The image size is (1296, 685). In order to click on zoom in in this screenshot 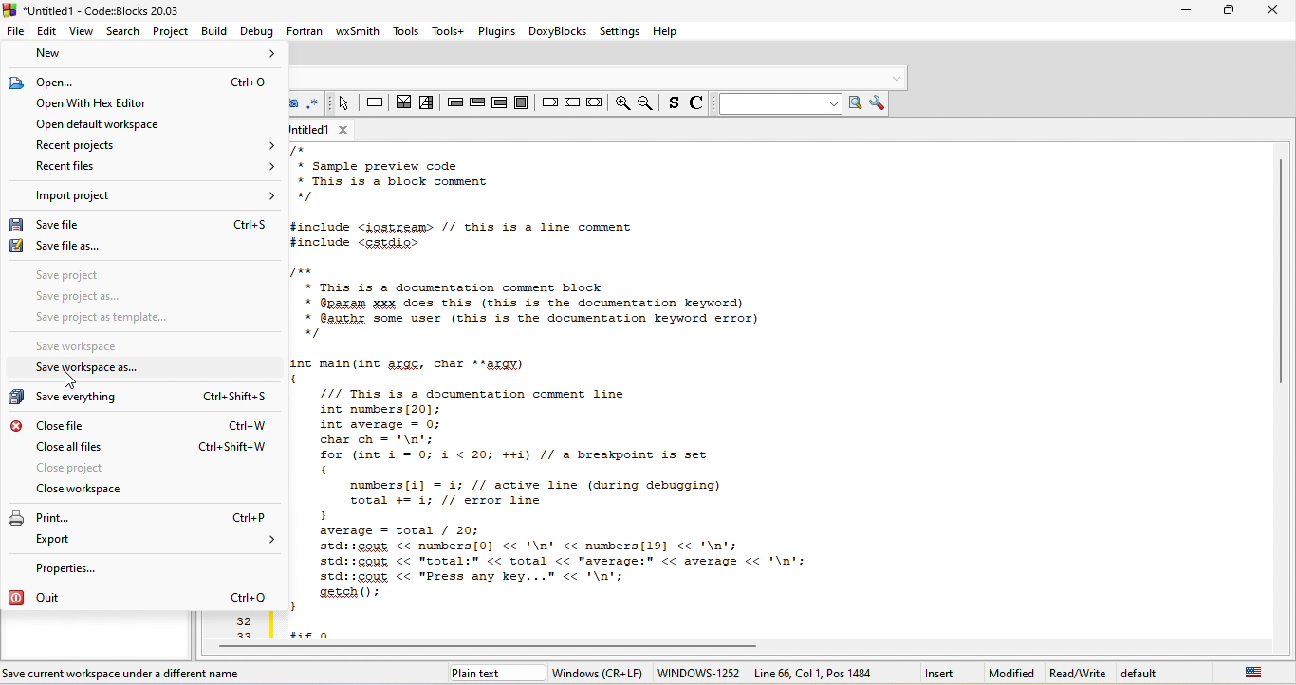, I will do `click(621, 102)`.